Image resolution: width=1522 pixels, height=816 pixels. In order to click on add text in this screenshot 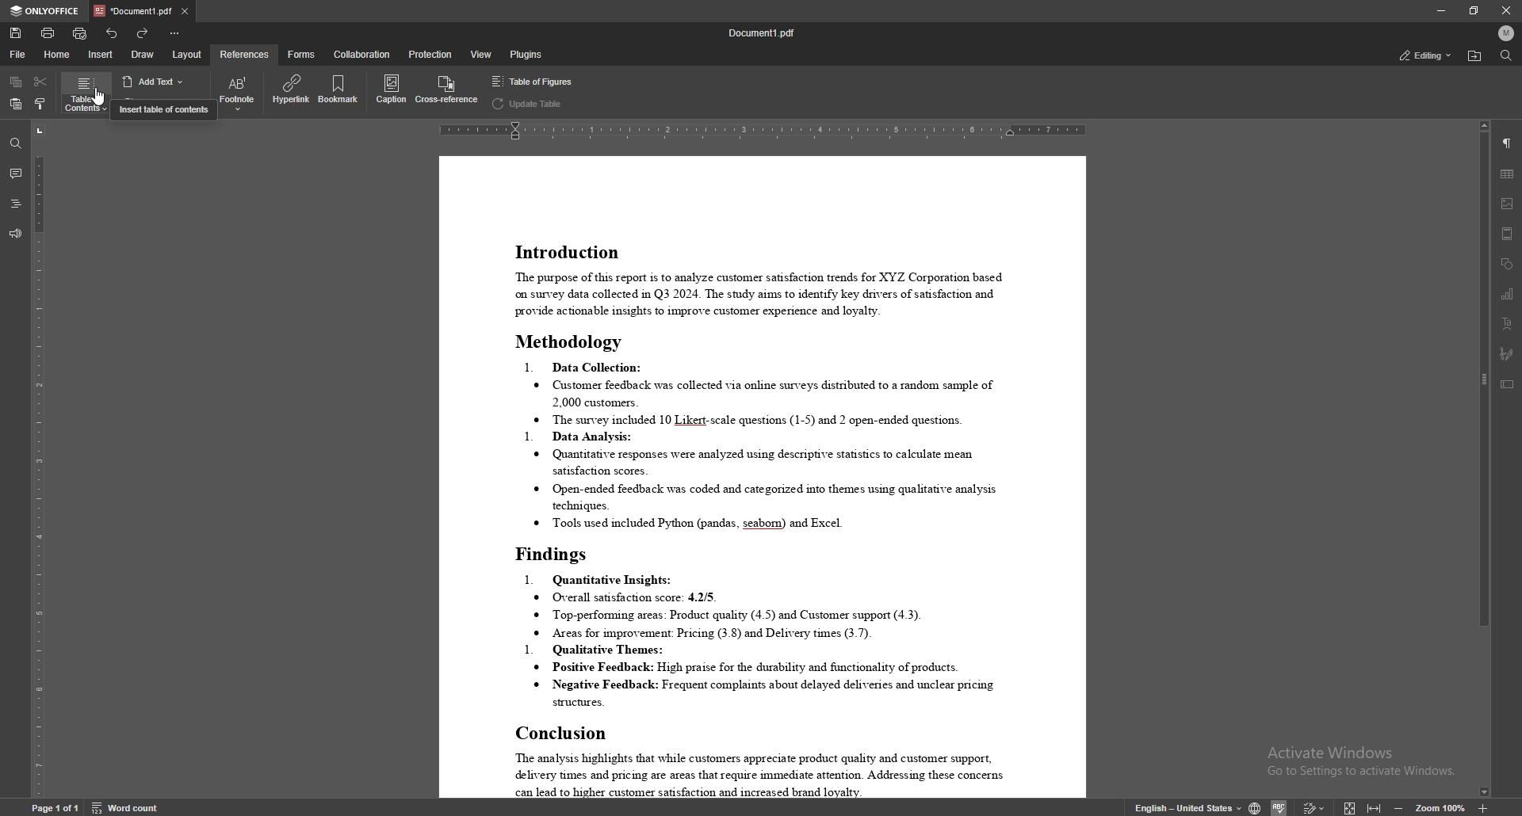, I will do `click(156, 80)`.